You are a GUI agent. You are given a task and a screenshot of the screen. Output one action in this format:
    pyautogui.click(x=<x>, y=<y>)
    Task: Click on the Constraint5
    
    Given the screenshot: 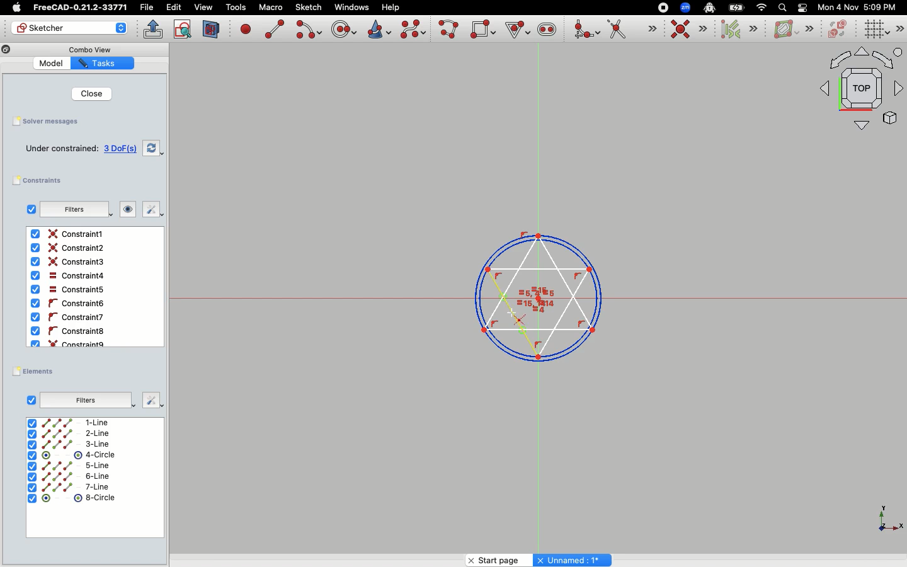 What is the action you would take?
    pyautogui.click(x=67, y=290)
    